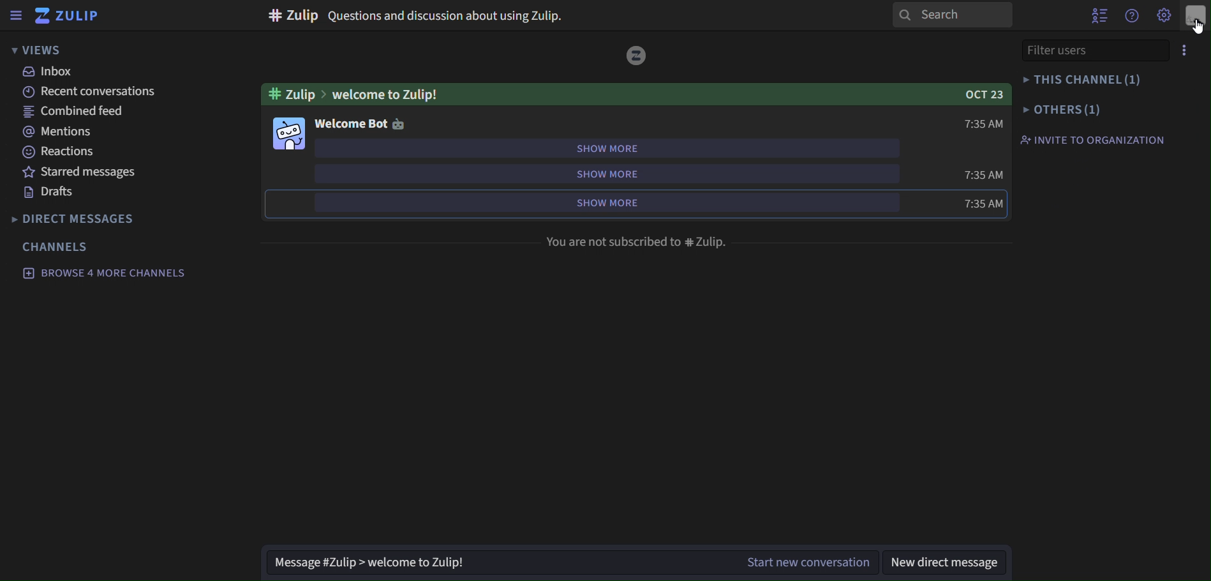  I want to click on show more, so click(608, 205).